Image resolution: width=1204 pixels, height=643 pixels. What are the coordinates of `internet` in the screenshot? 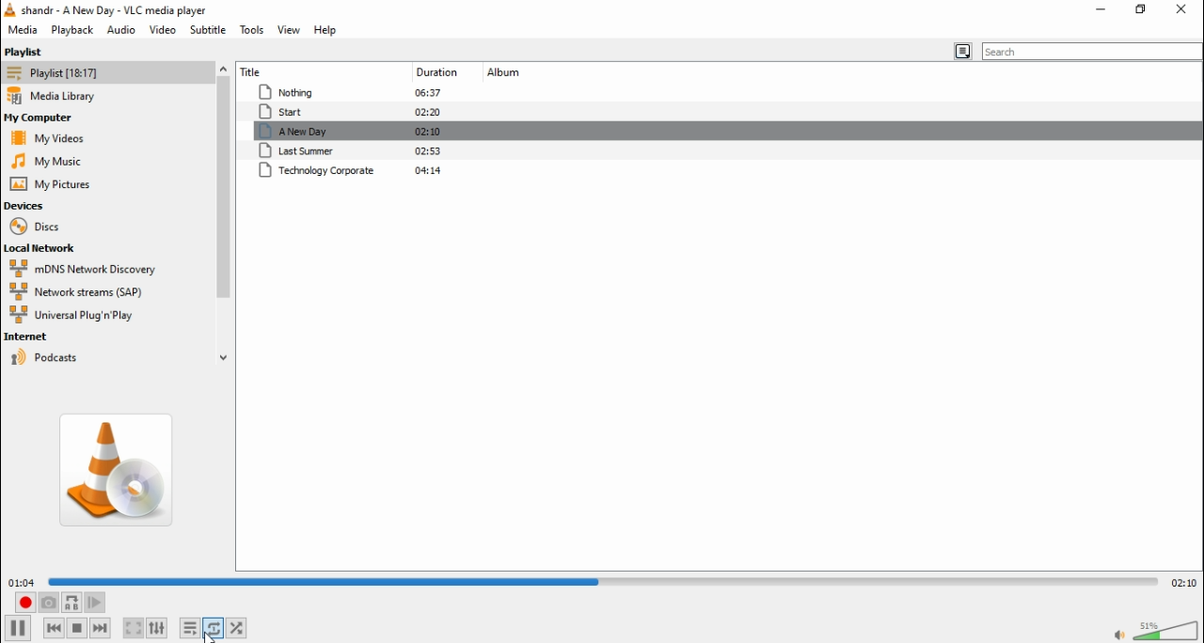 It's located at (68, 337).